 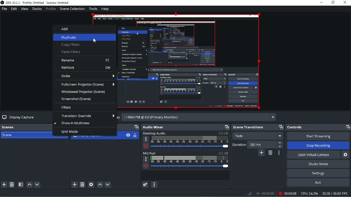 What do you see at coordinates (4, 185) in the screenshot?
I see `Add scene` at bounding box center [4, 185].